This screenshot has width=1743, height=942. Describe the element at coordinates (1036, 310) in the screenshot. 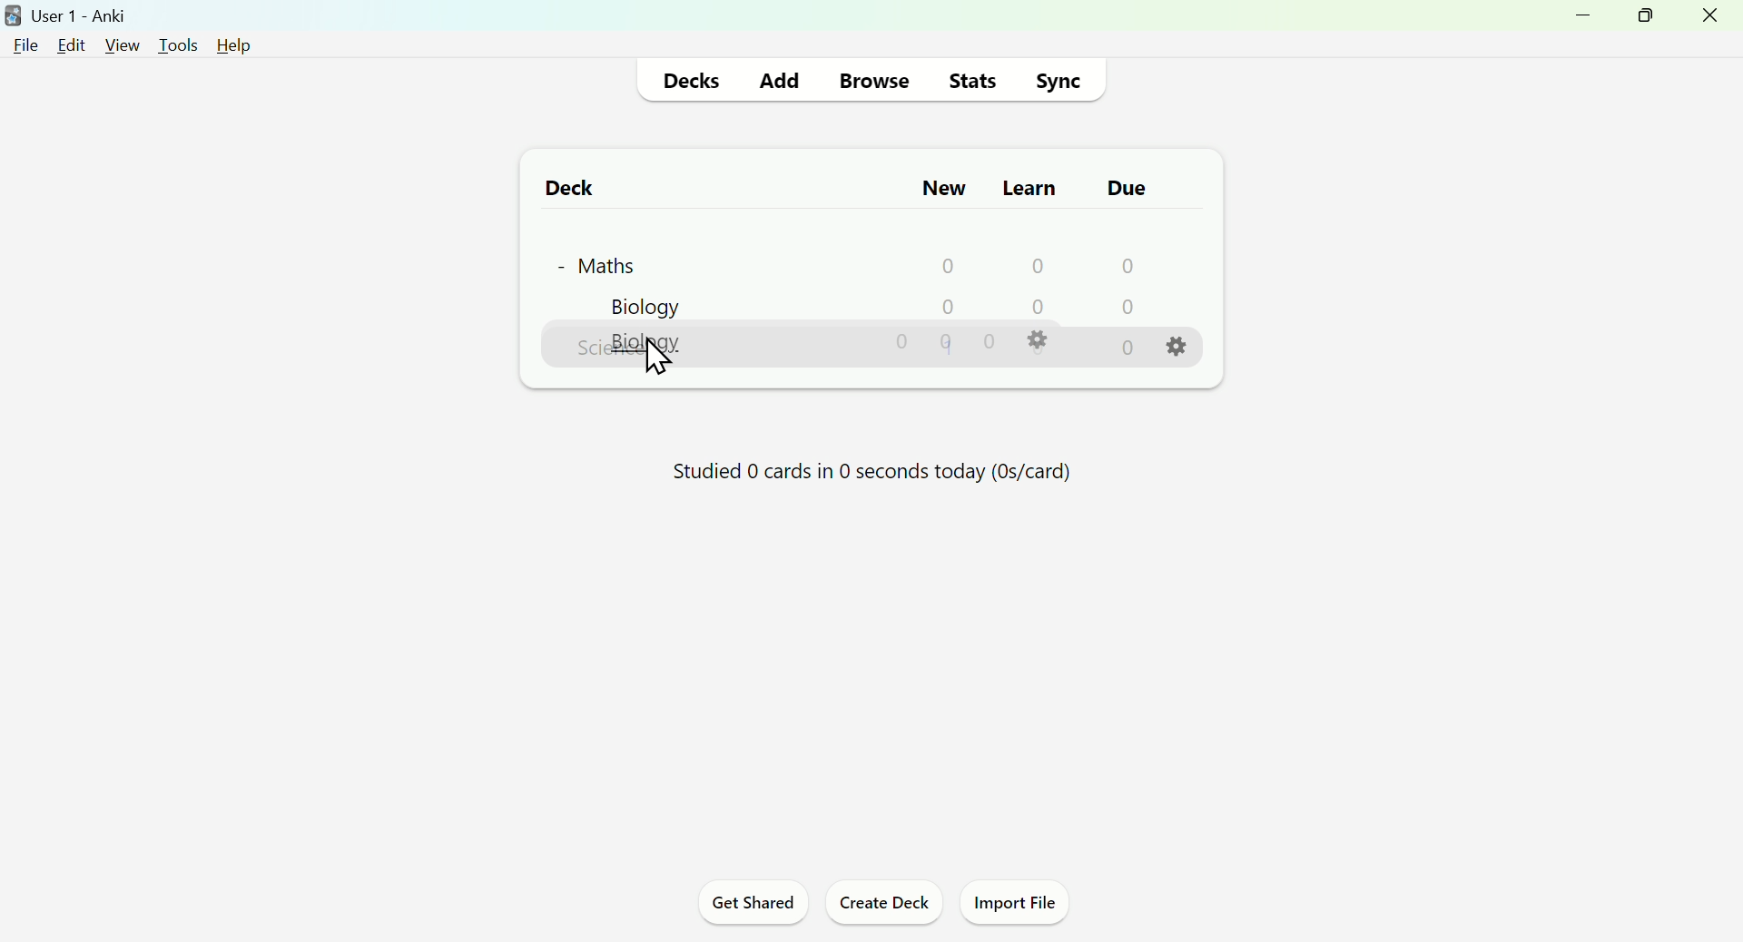

I see `0` at that location.